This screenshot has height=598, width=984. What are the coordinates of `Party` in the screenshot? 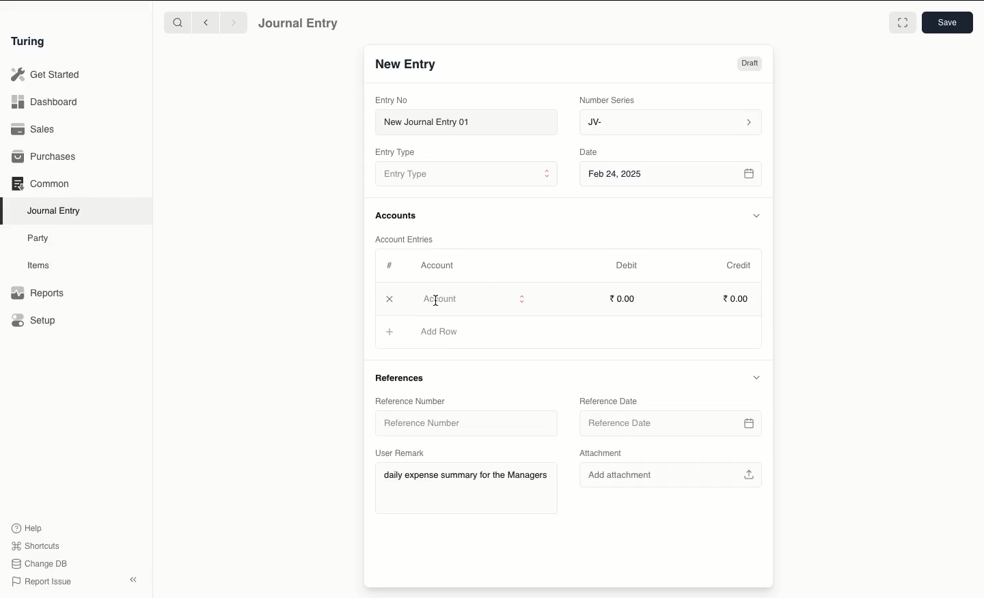 It's located at (42, 239).